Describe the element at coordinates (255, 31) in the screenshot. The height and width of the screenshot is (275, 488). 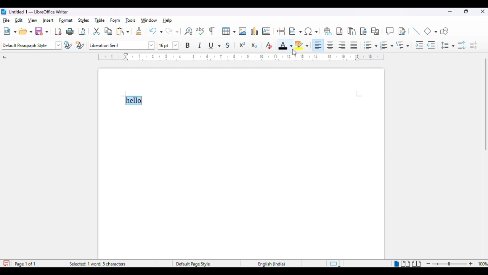
I see `insert chart` at that location.